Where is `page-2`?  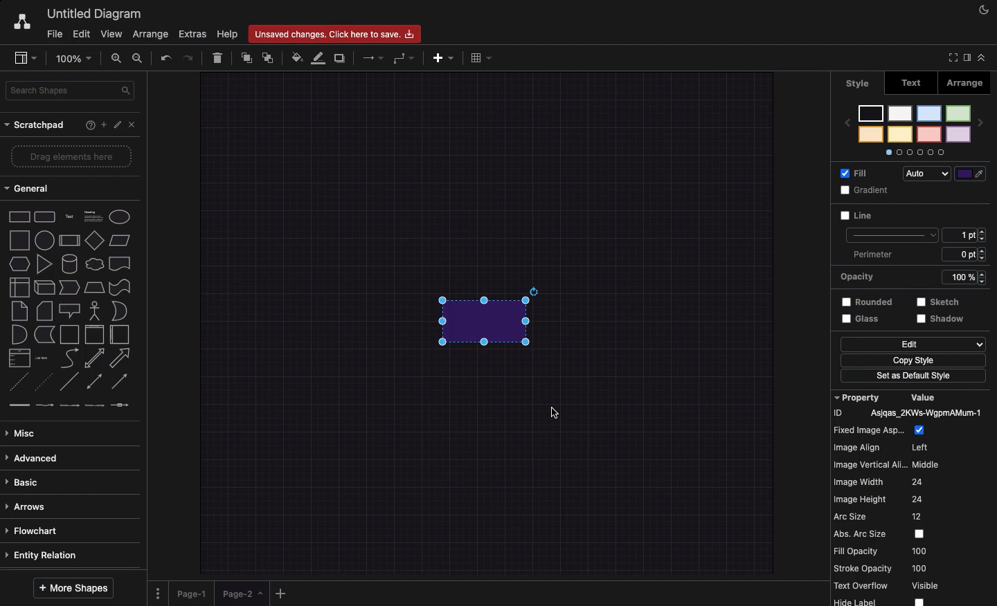 page-2 is located at coordinates (244, 594).